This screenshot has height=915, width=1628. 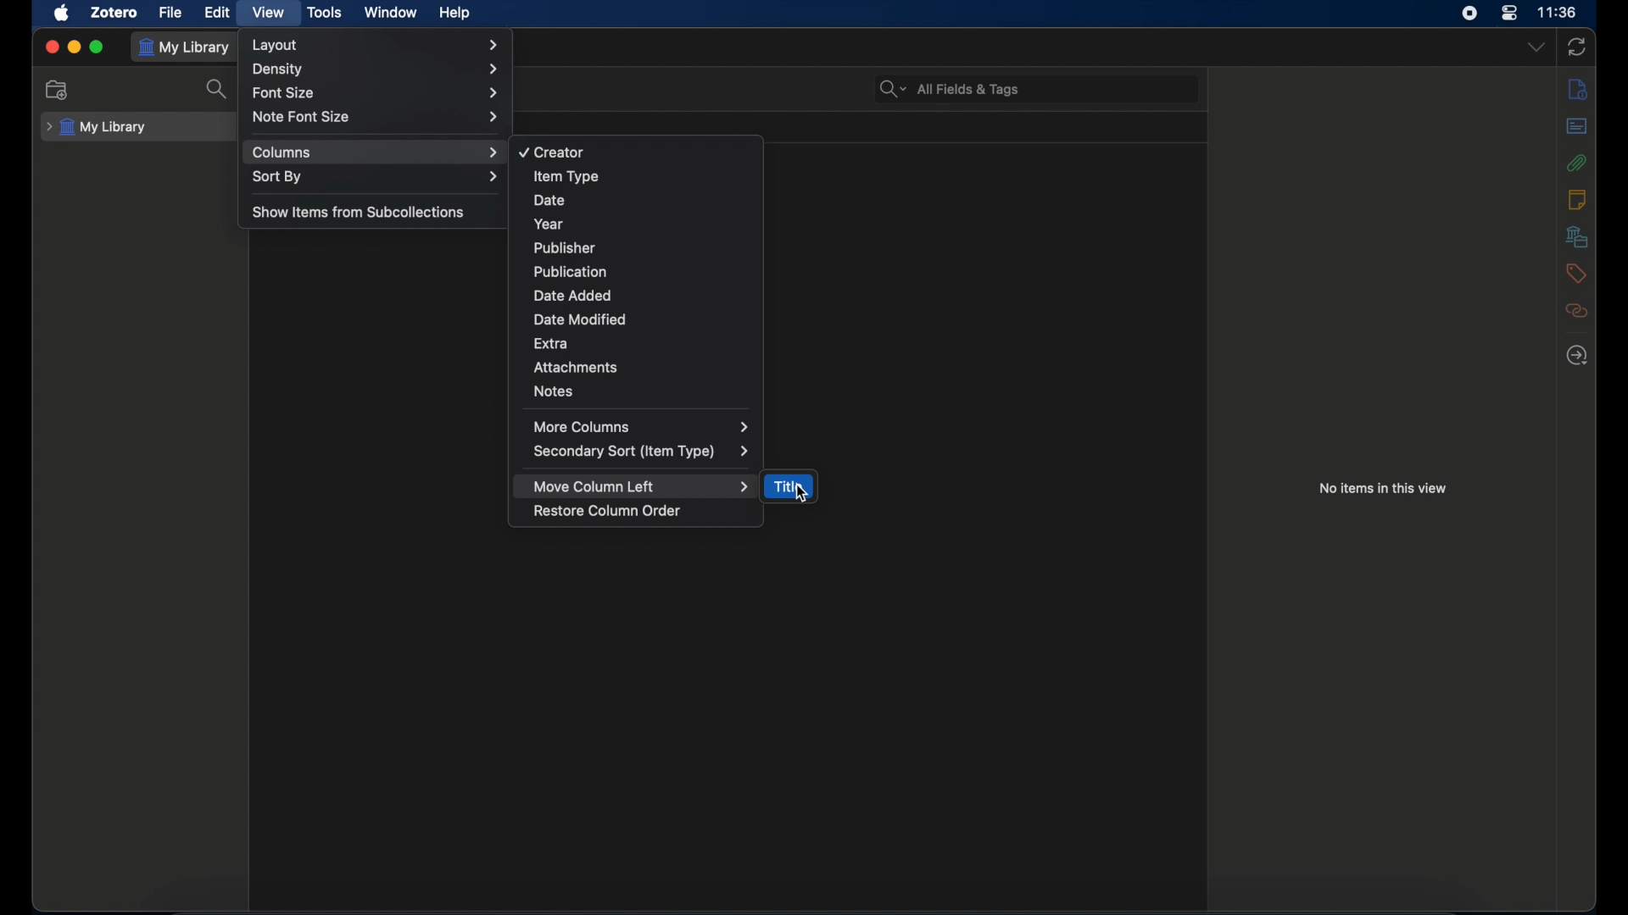 What do you see at coordinates (573, 297) in the screenshot?
I see `date added` at bounding box center [573, 297].